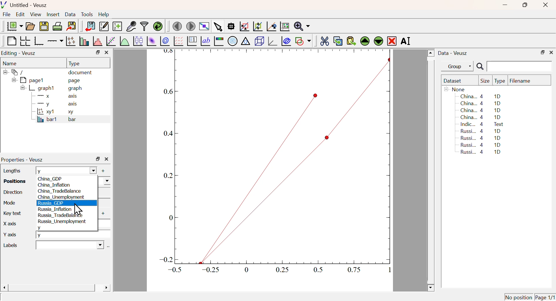 This screenshot has height=301, width=556. What do you see at coordinates (245, 41) in the screenshot?
I see `Ternary Graph` at bounding box center [245, 41].